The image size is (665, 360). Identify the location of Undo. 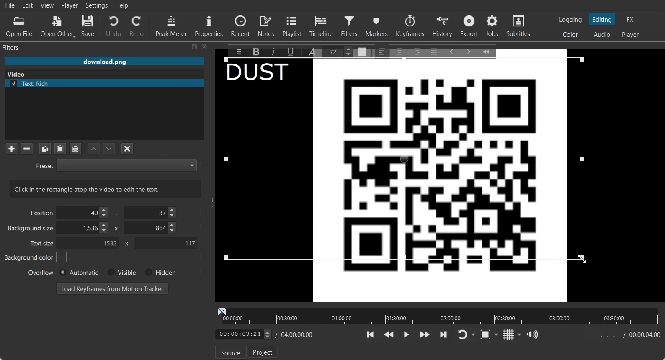
(113, 26).